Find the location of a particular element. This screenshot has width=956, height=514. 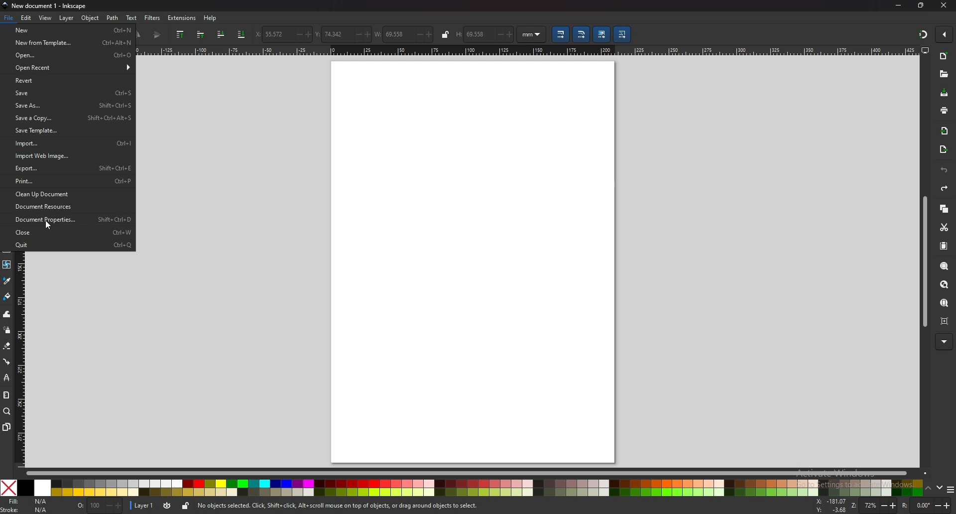

+ is located at coordinates (892, 506).